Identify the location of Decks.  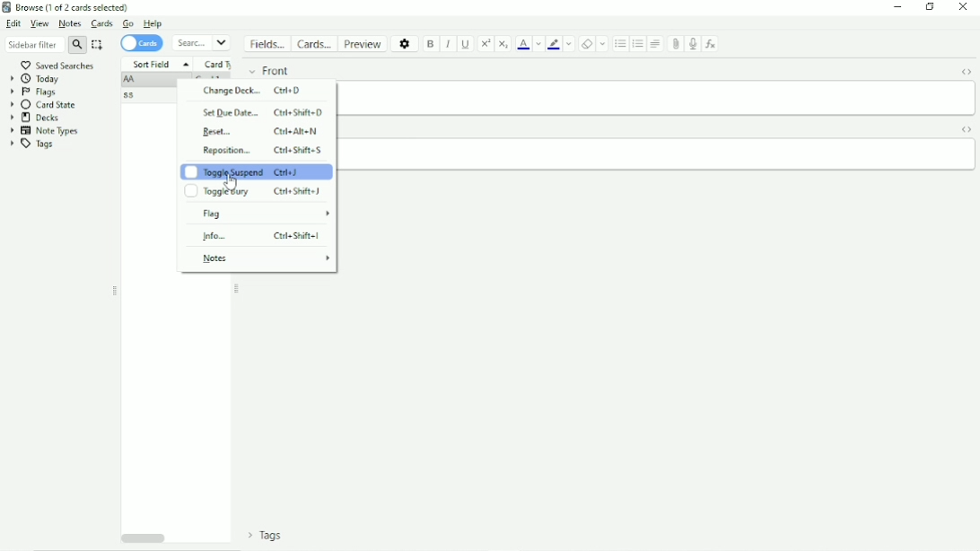
(37, 118).